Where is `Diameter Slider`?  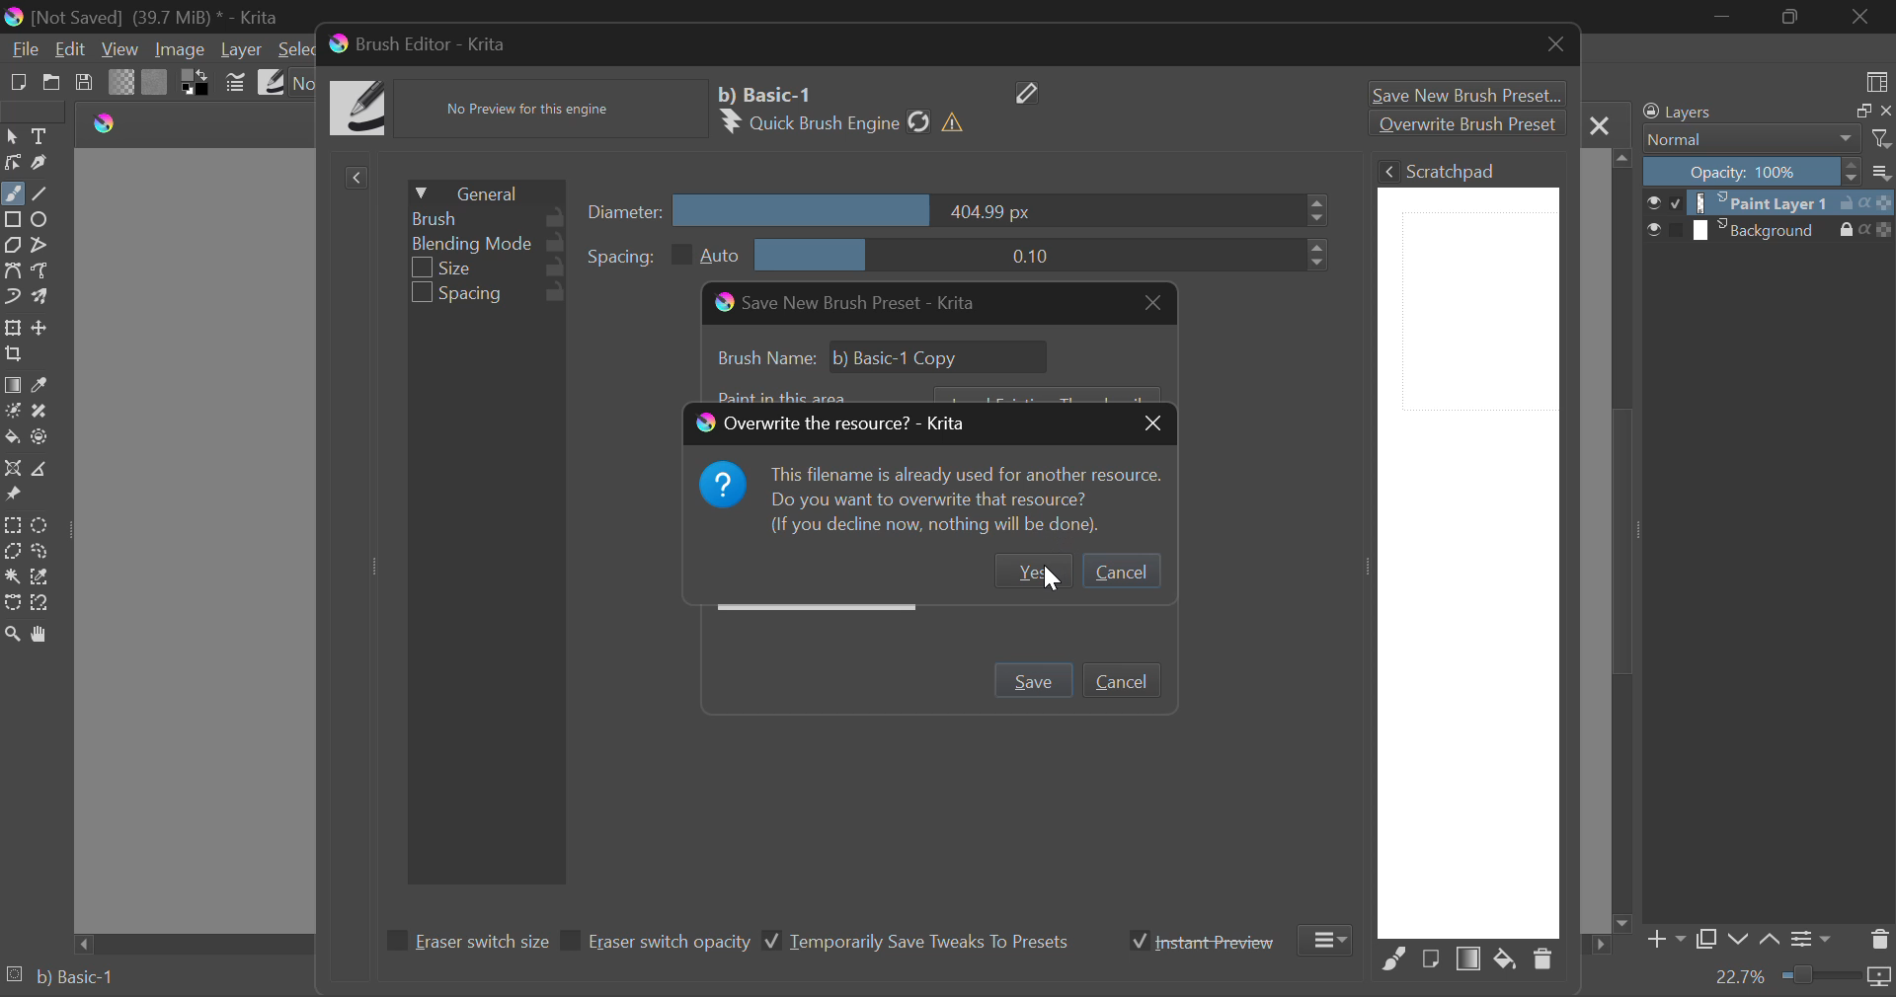 Diameter Slider is located at coordinates (961, 211).